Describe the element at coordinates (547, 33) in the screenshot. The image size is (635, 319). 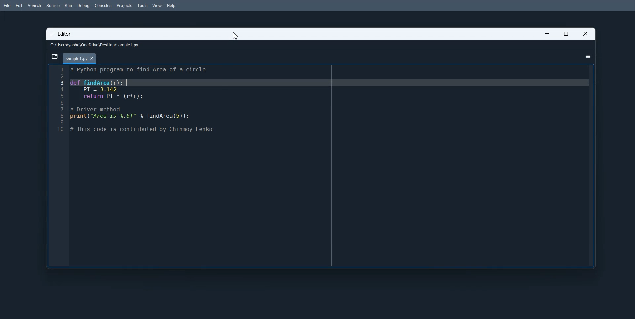
I see `Minimize` at that location.